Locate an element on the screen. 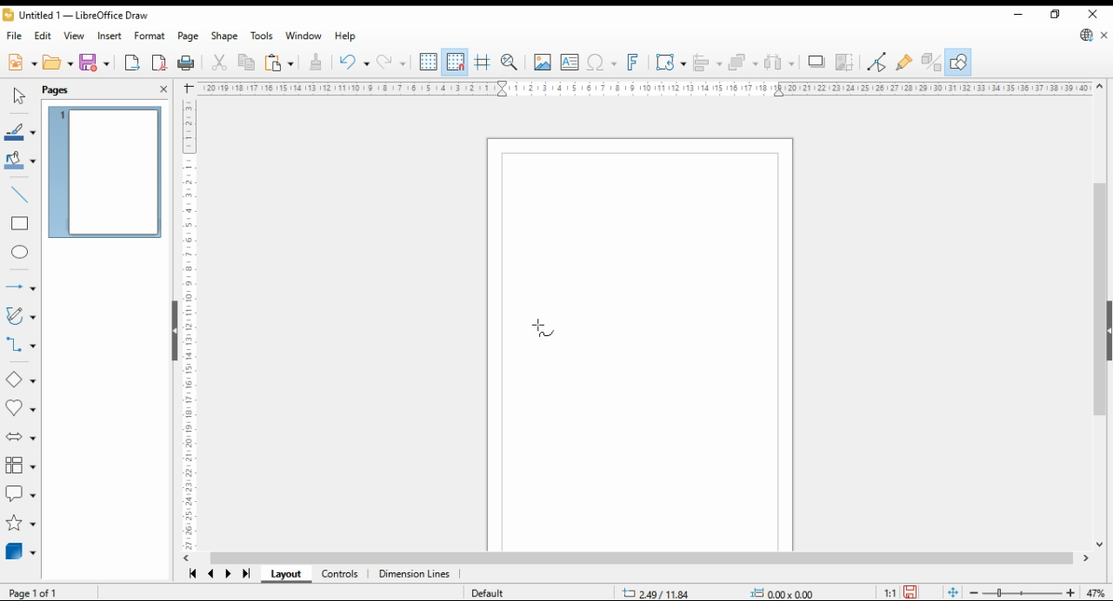  ellipse is located at coordinates (19, 254).